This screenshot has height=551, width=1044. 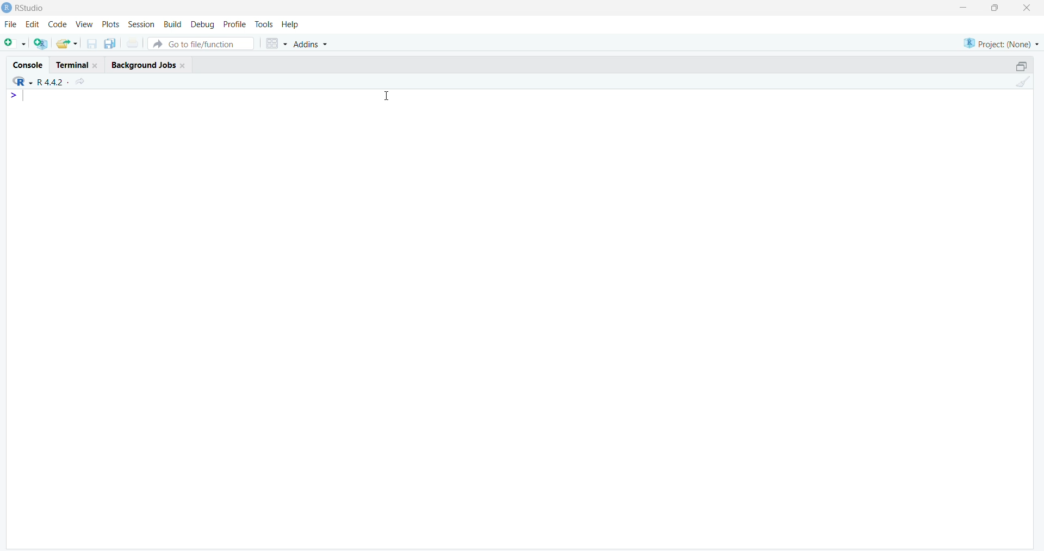 What do you see at coordinates (32, 27) in the screenshot?
I see `Edit` at bounding box center [32, 27].